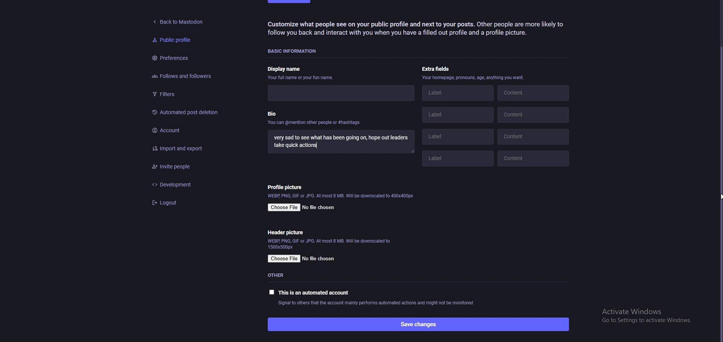 The width and height of the screenshot is (723, 342). Describe the element at coordinates (186, 147) in the screenshot. I see `Import and export` at that location.